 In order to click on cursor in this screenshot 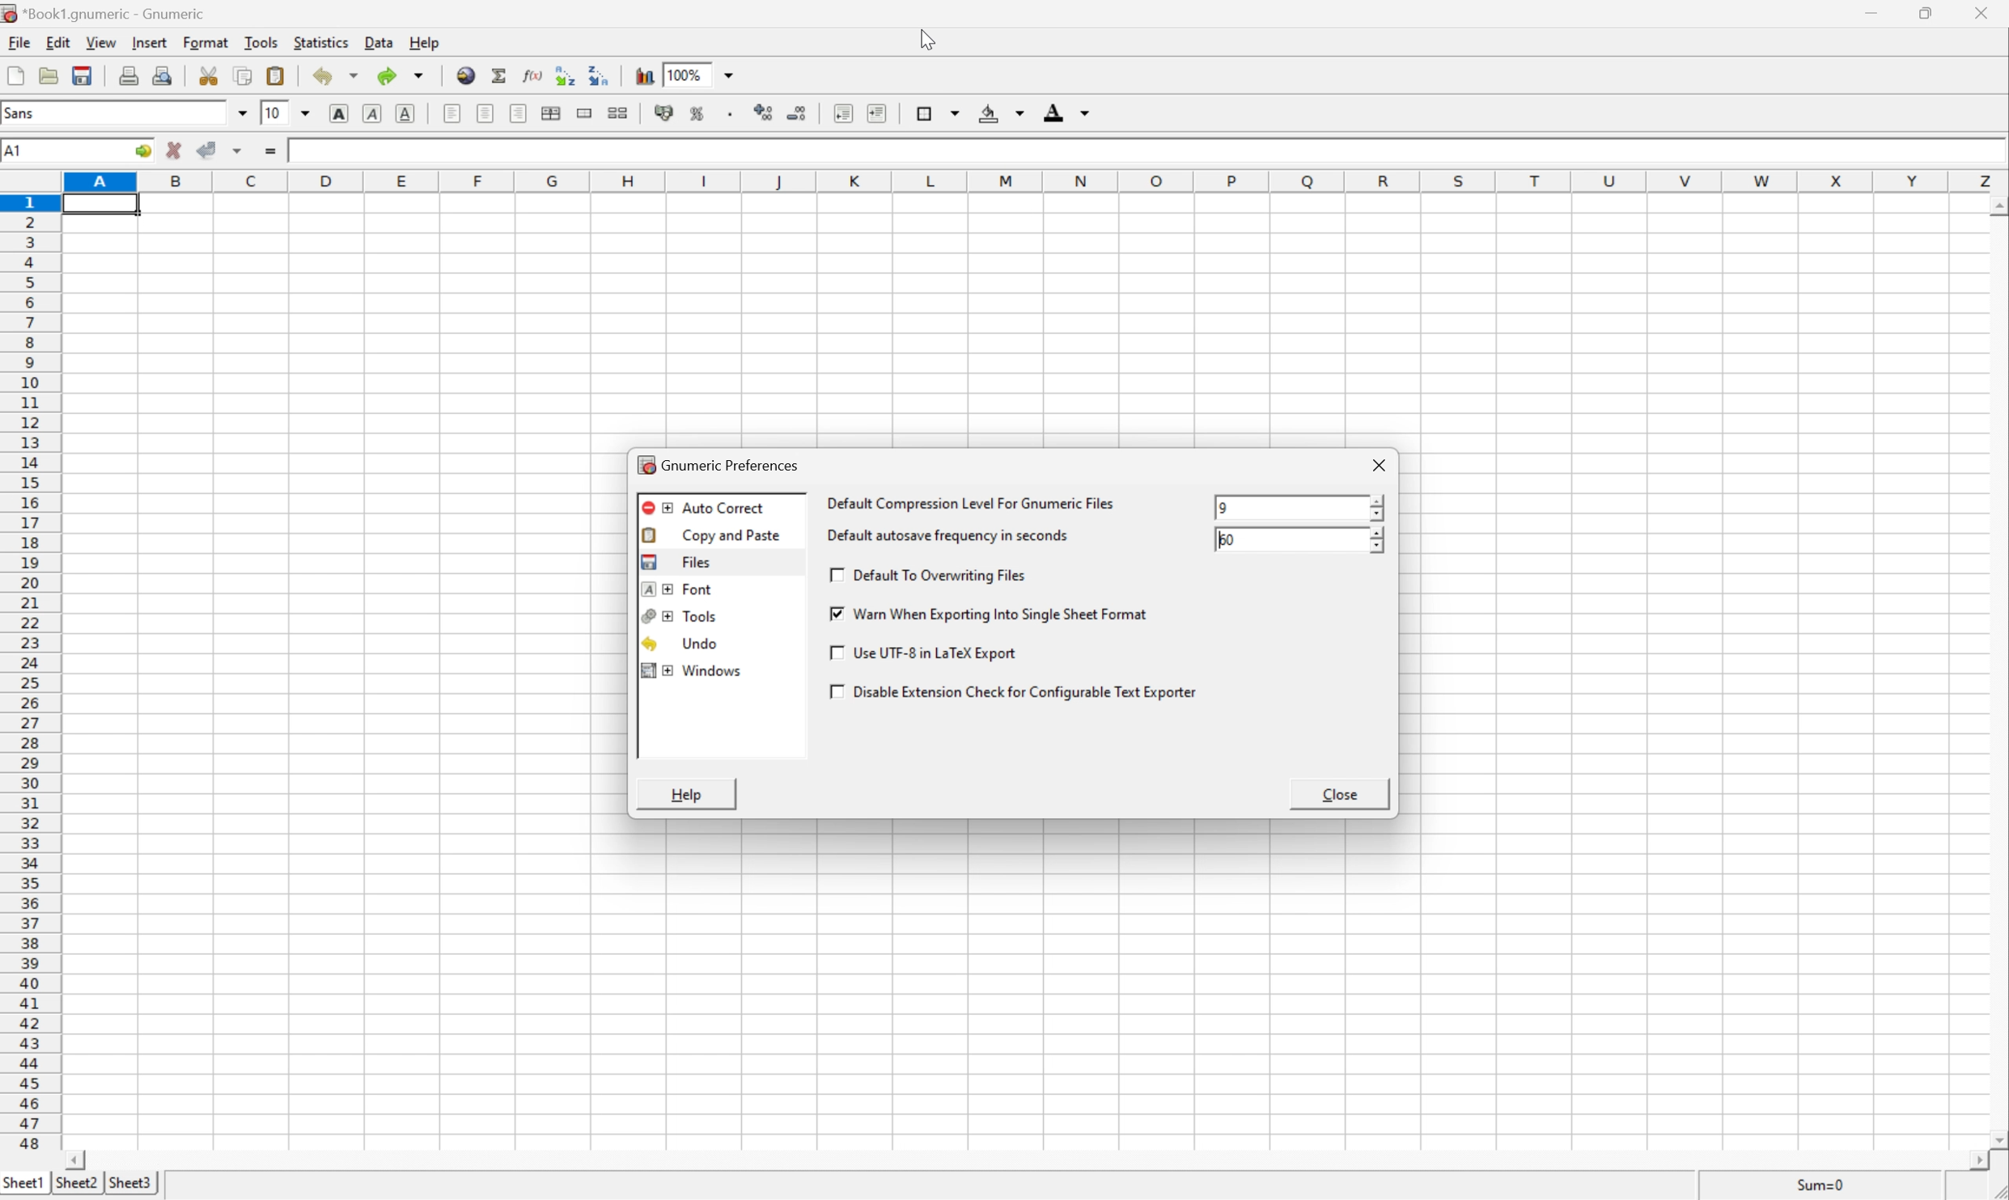, I will do `click(926, 39)`.